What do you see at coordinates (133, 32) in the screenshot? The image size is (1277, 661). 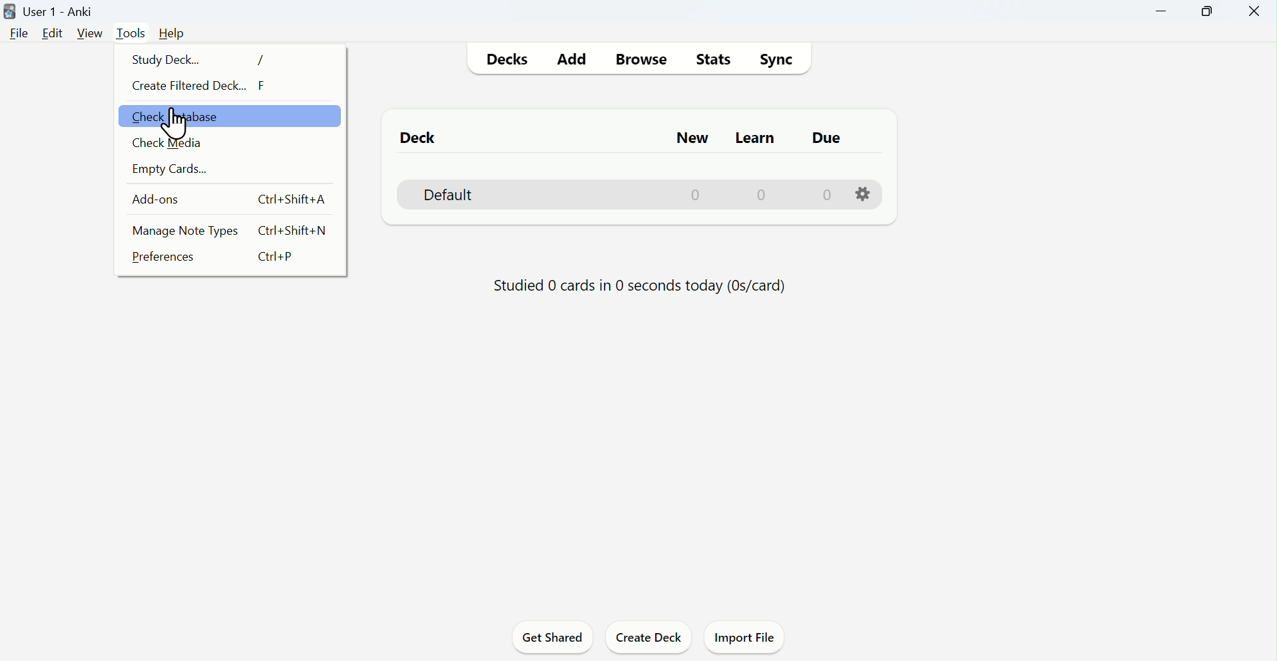 I see `Tools` at bounding box center [133, 32].